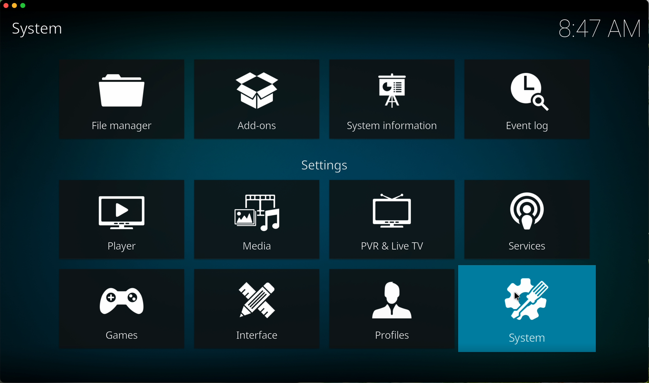  I want to click on hour, so click(599, 29).